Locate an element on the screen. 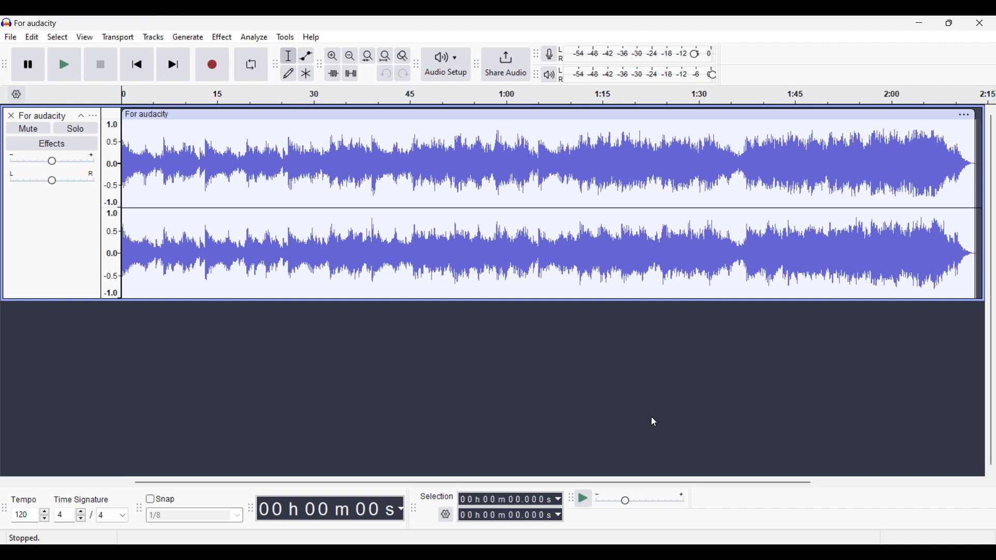 This screenshot has height=560, width=996. Header to change volume is located at coordinates (52, 161).